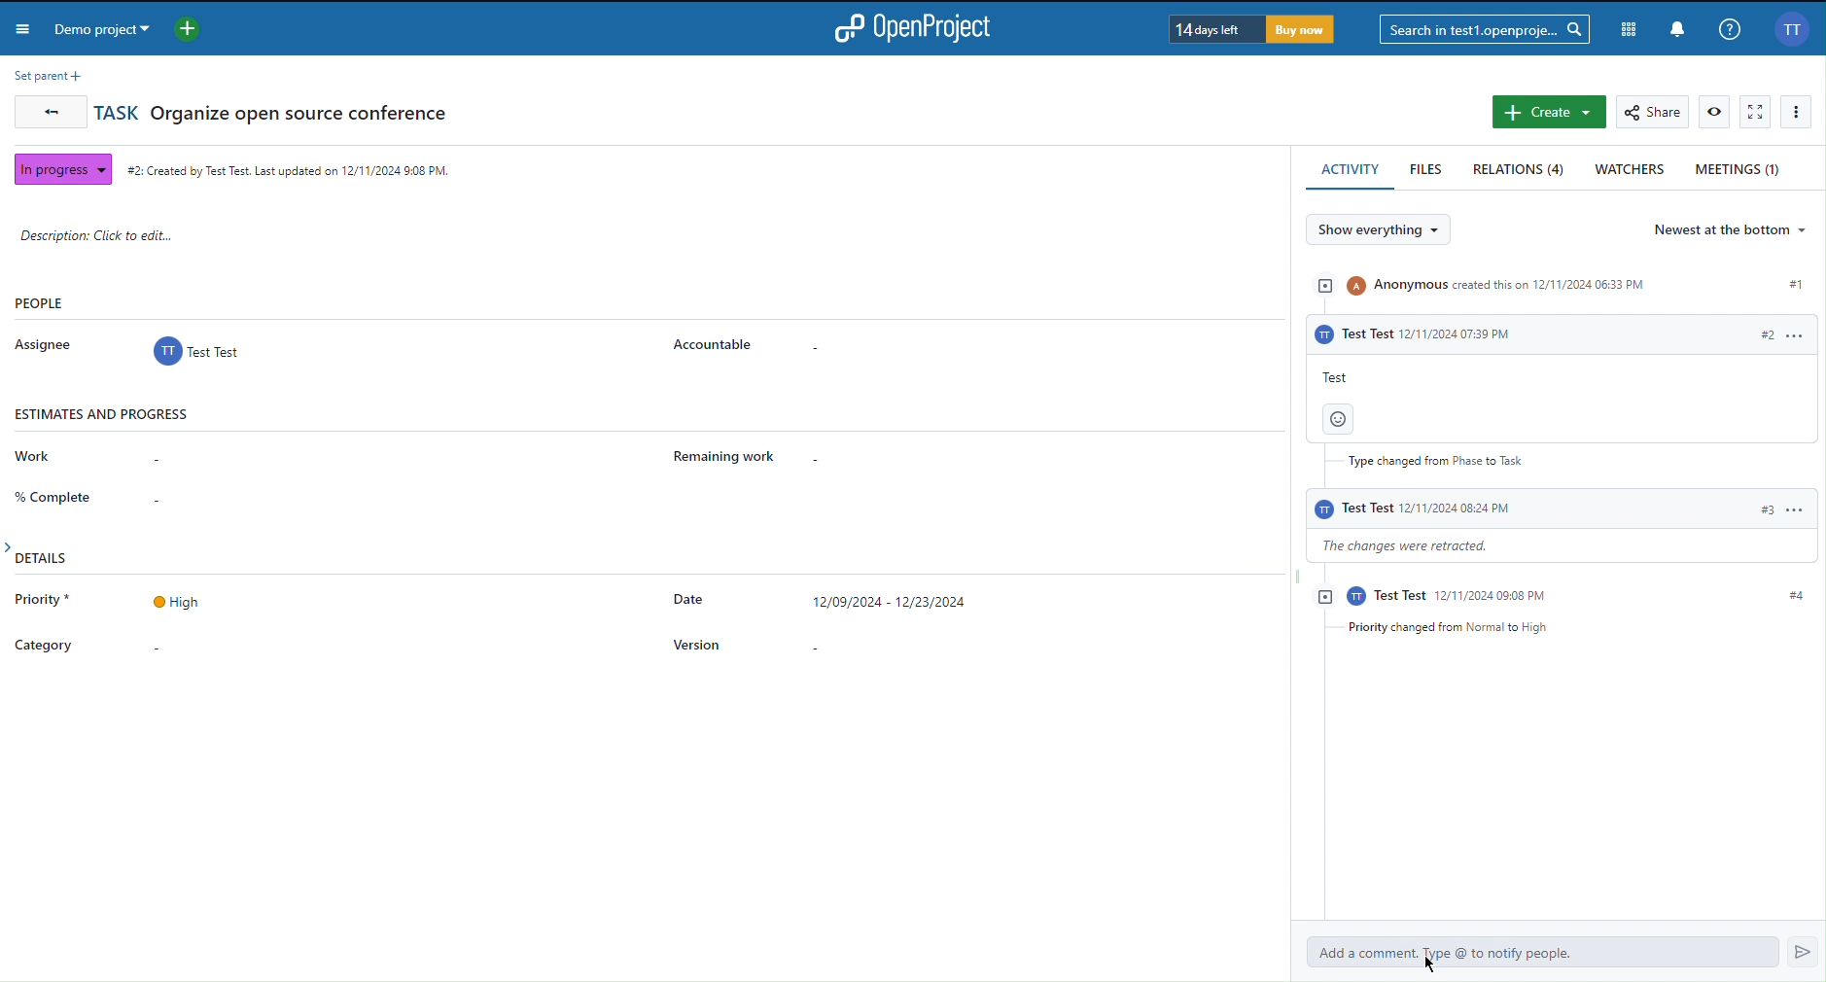 The height and width of the screenshot is (982, 1826). I want to click on Set Parent, so click(44, 75).